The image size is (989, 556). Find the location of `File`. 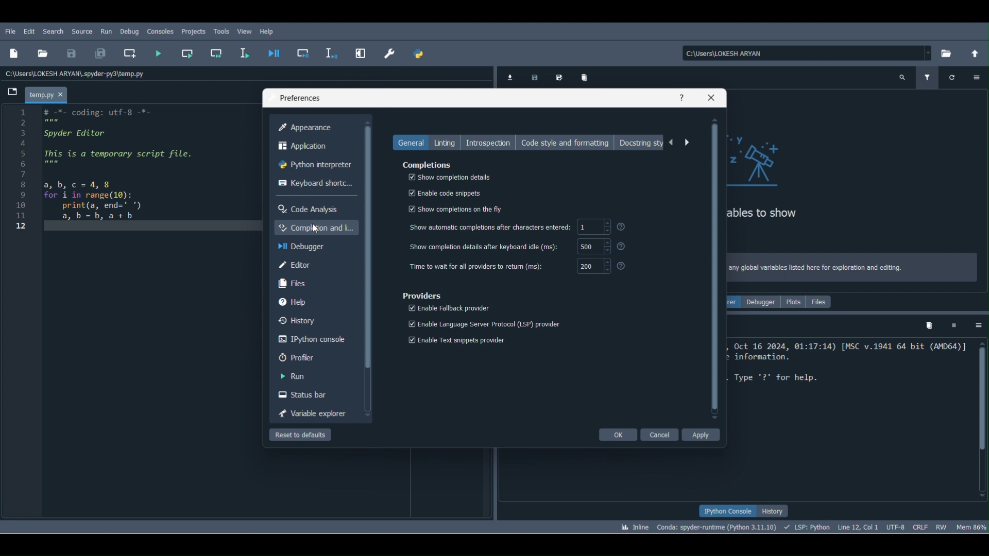

File is located at coordinates (11, 32).